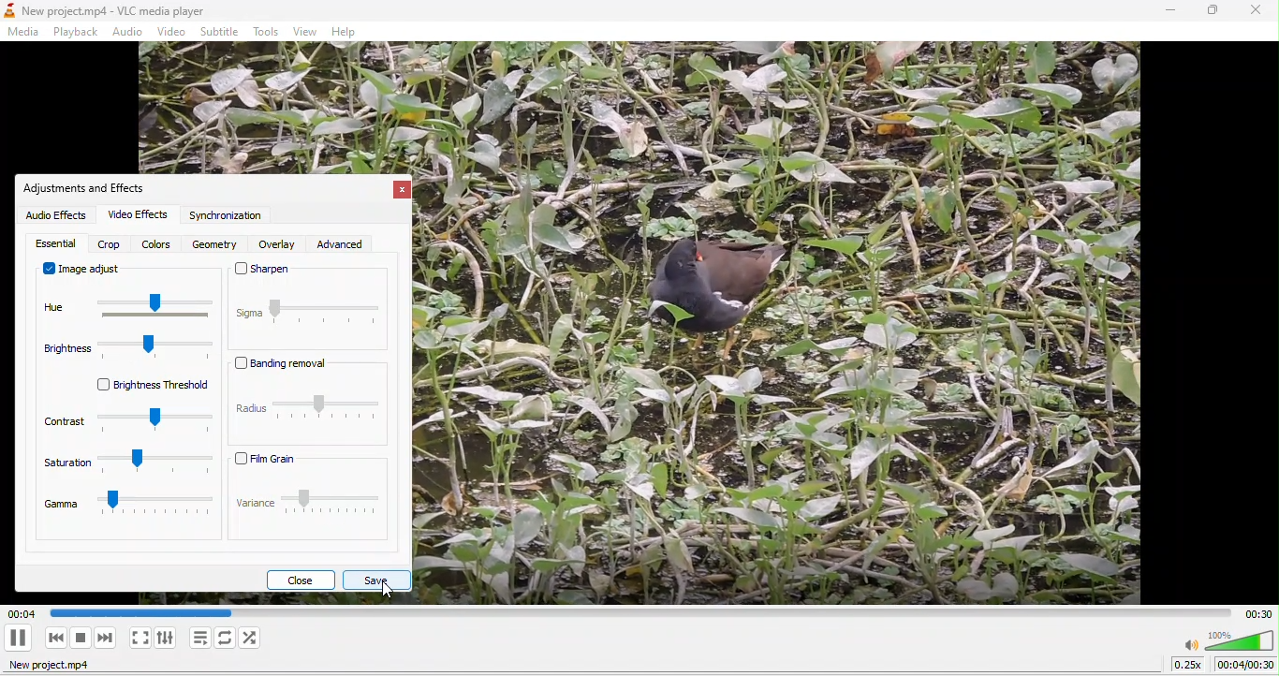 The height and width of the screenshot is (676, 1279). I want to click on 00.04, so click(130, 613).